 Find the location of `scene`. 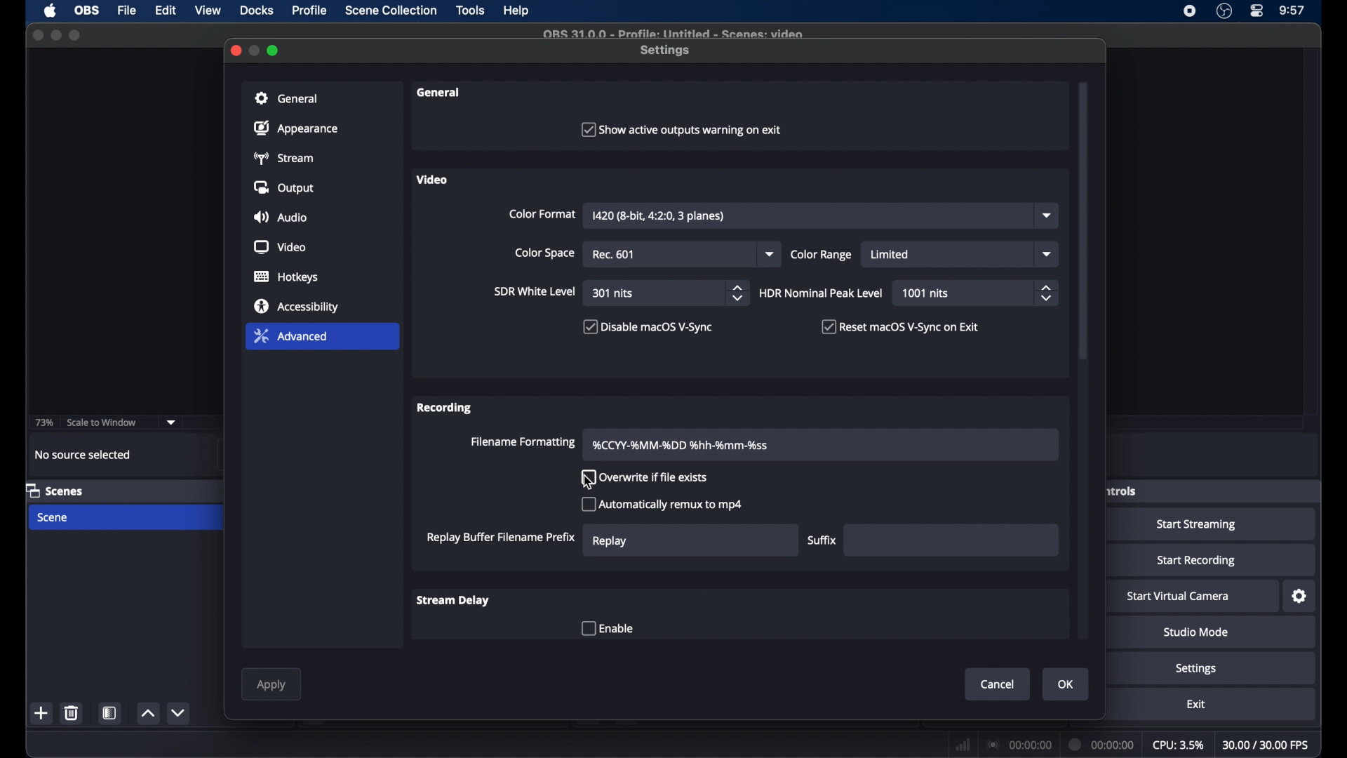

scene is located at coordinates (51, 517).